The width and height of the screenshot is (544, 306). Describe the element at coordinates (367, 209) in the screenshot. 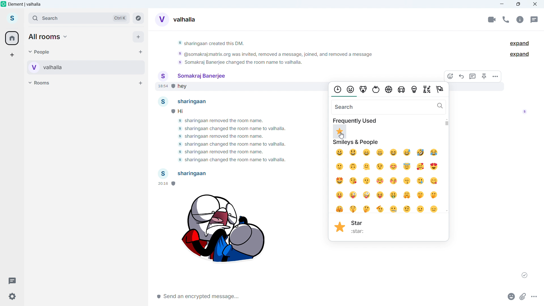

I see `thinking face` at that location.